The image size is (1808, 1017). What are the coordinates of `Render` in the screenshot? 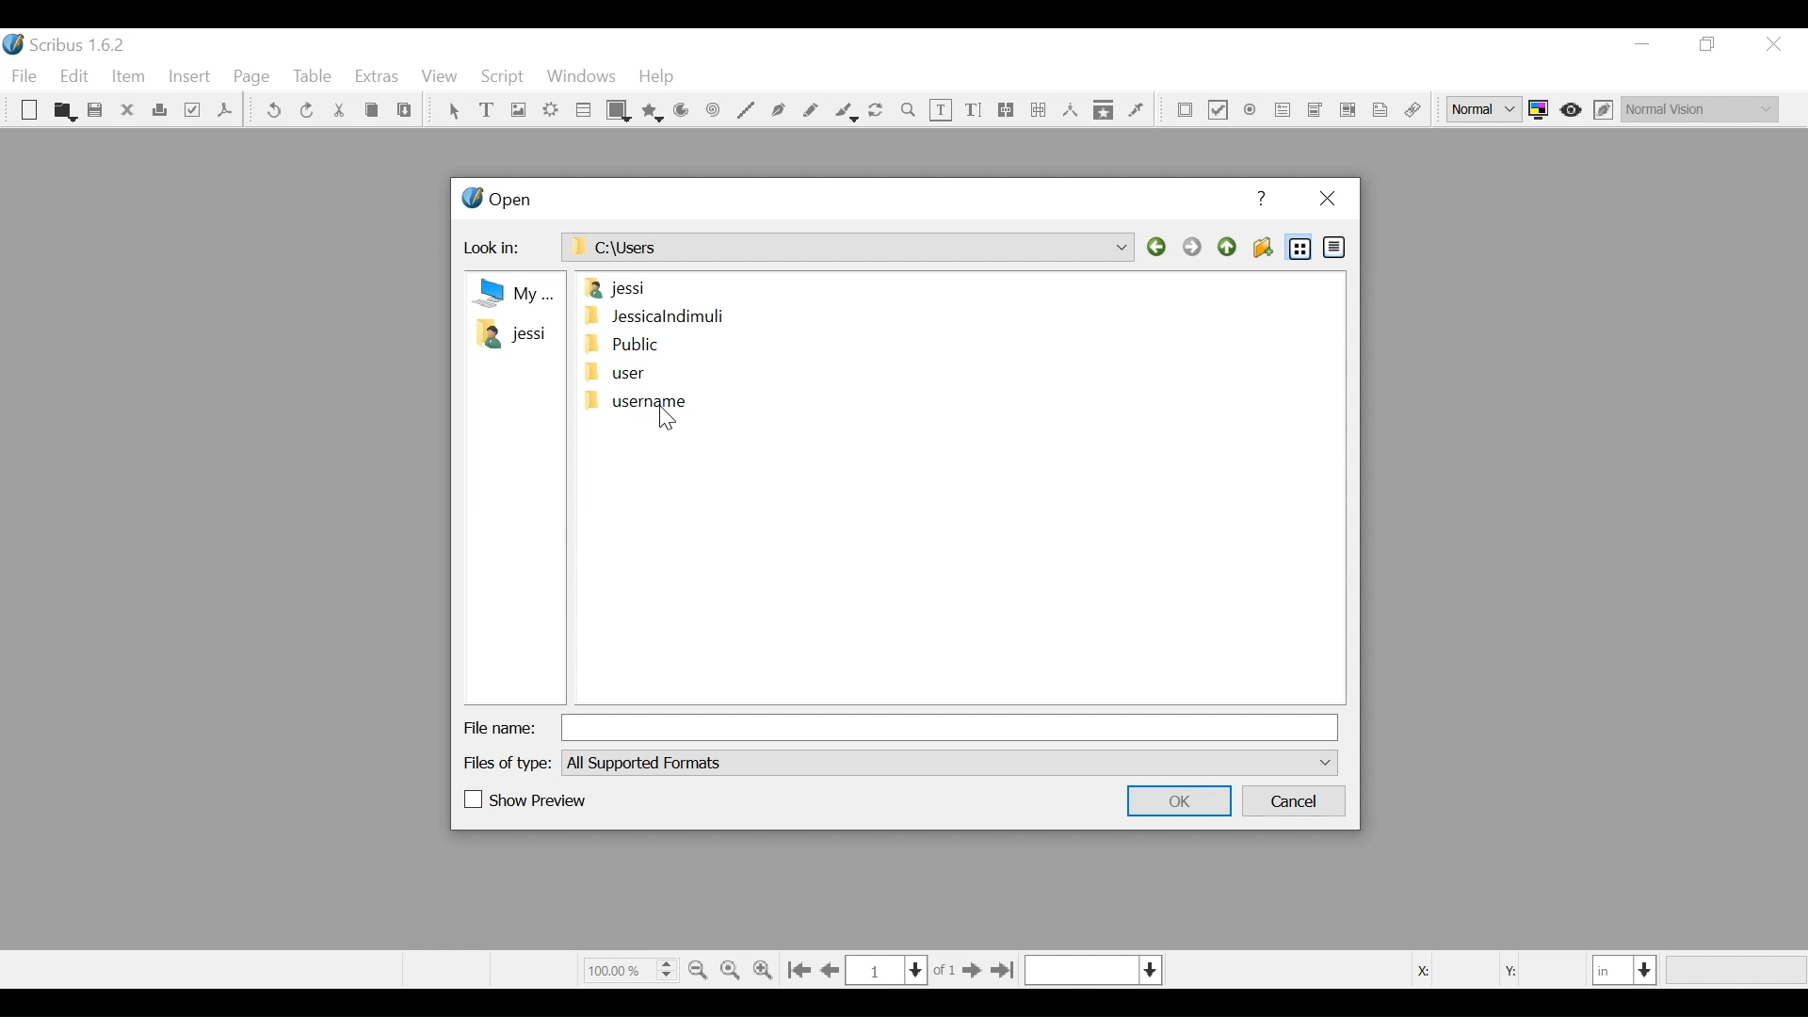 It's located at (551, 112).